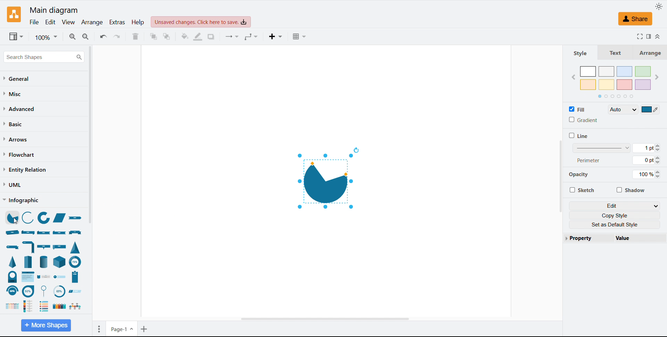 This screenshot has height=337, width=667. Describe the element at coordinates (356, 150) in the screenshot. I see `Rotate shape ` at that location.